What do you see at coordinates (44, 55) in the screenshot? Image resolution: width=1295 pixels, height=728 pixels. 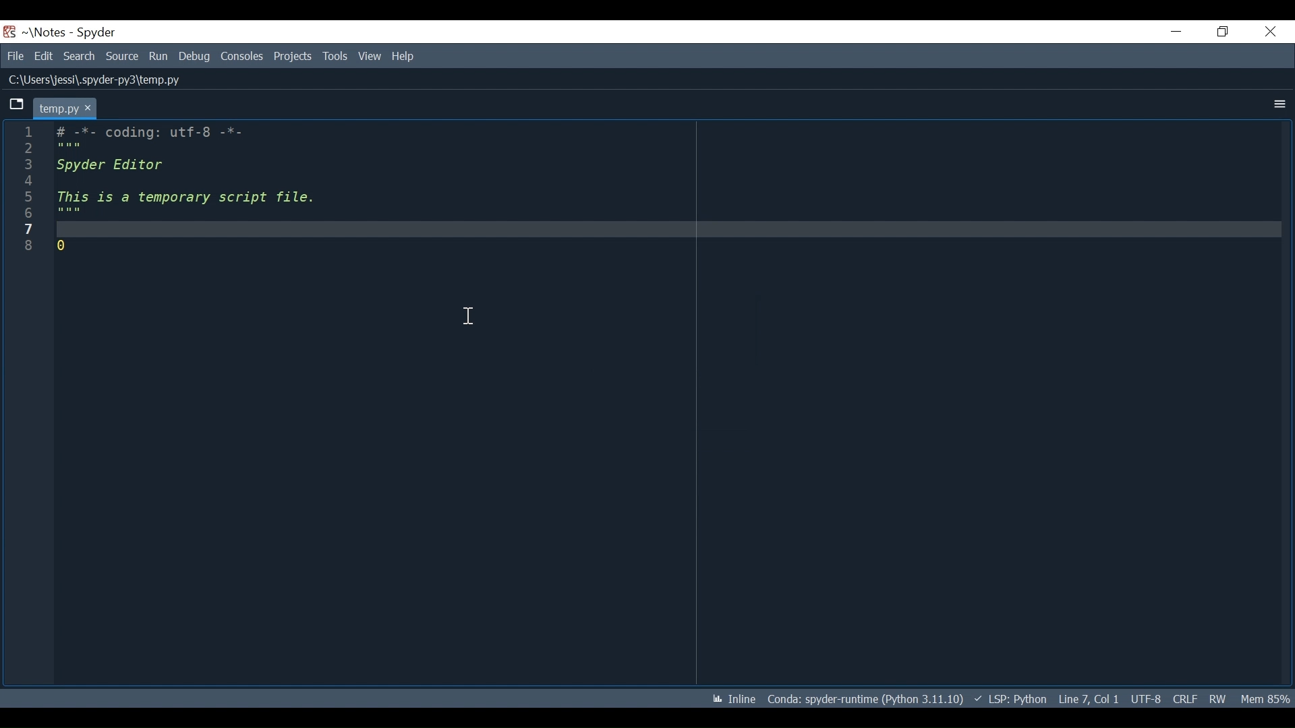 I see `Edit` at bounding box center [44, 55].